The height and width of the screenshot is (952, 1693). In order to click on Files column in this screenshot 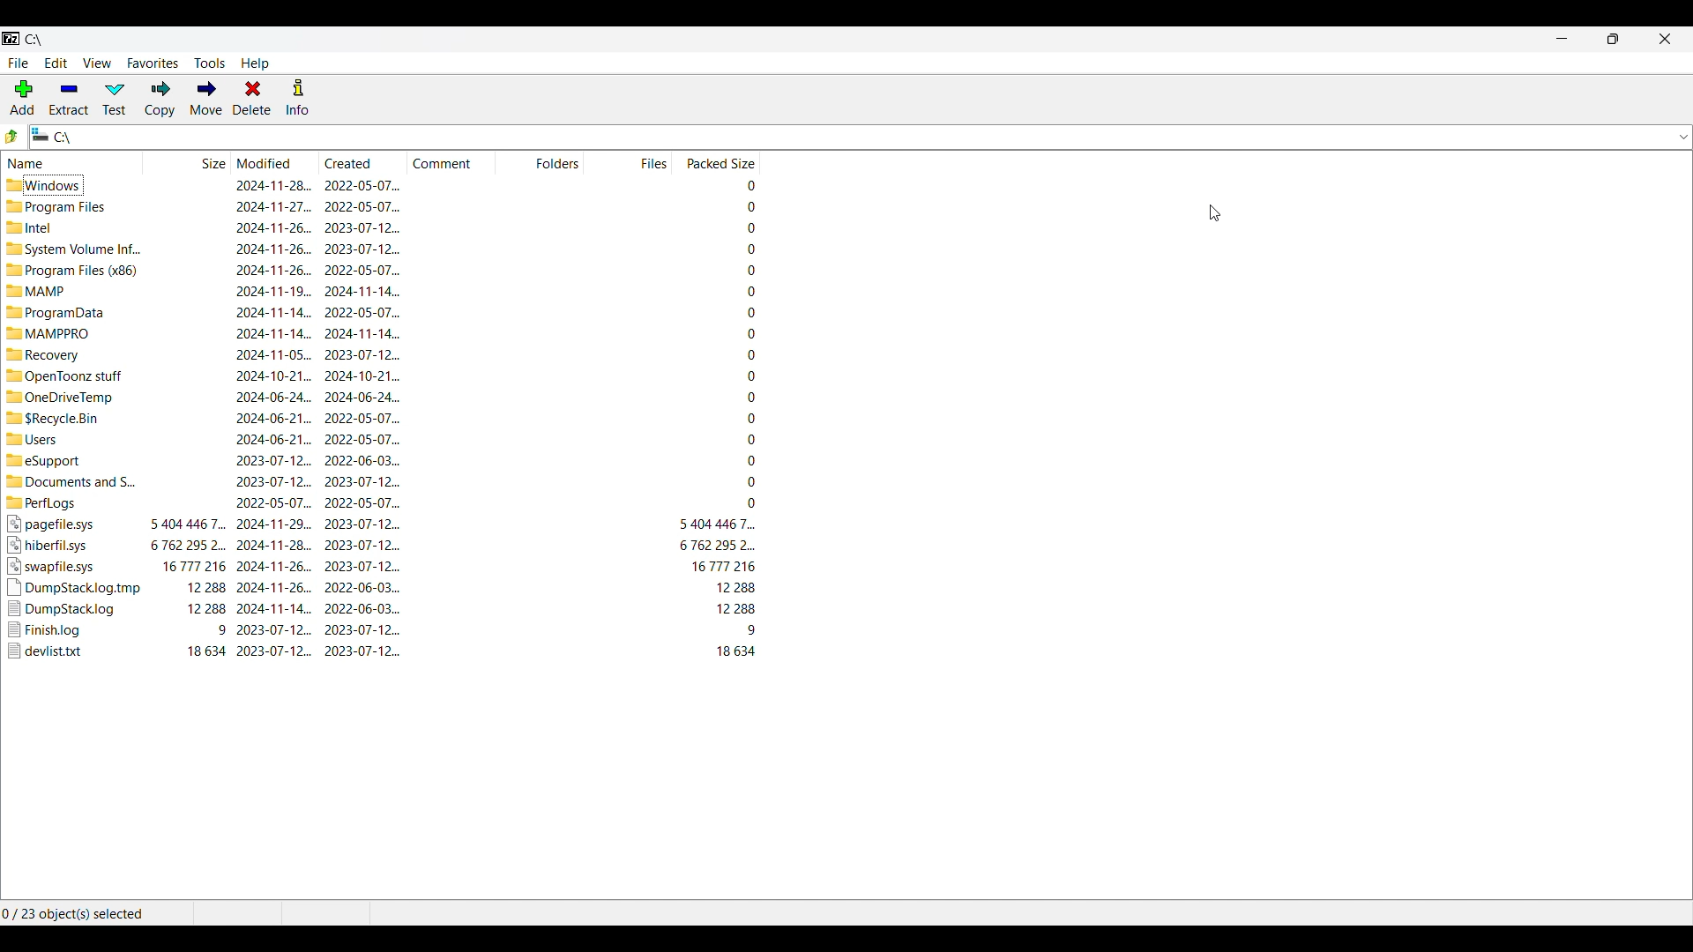, I will do `click(629, 161)`.